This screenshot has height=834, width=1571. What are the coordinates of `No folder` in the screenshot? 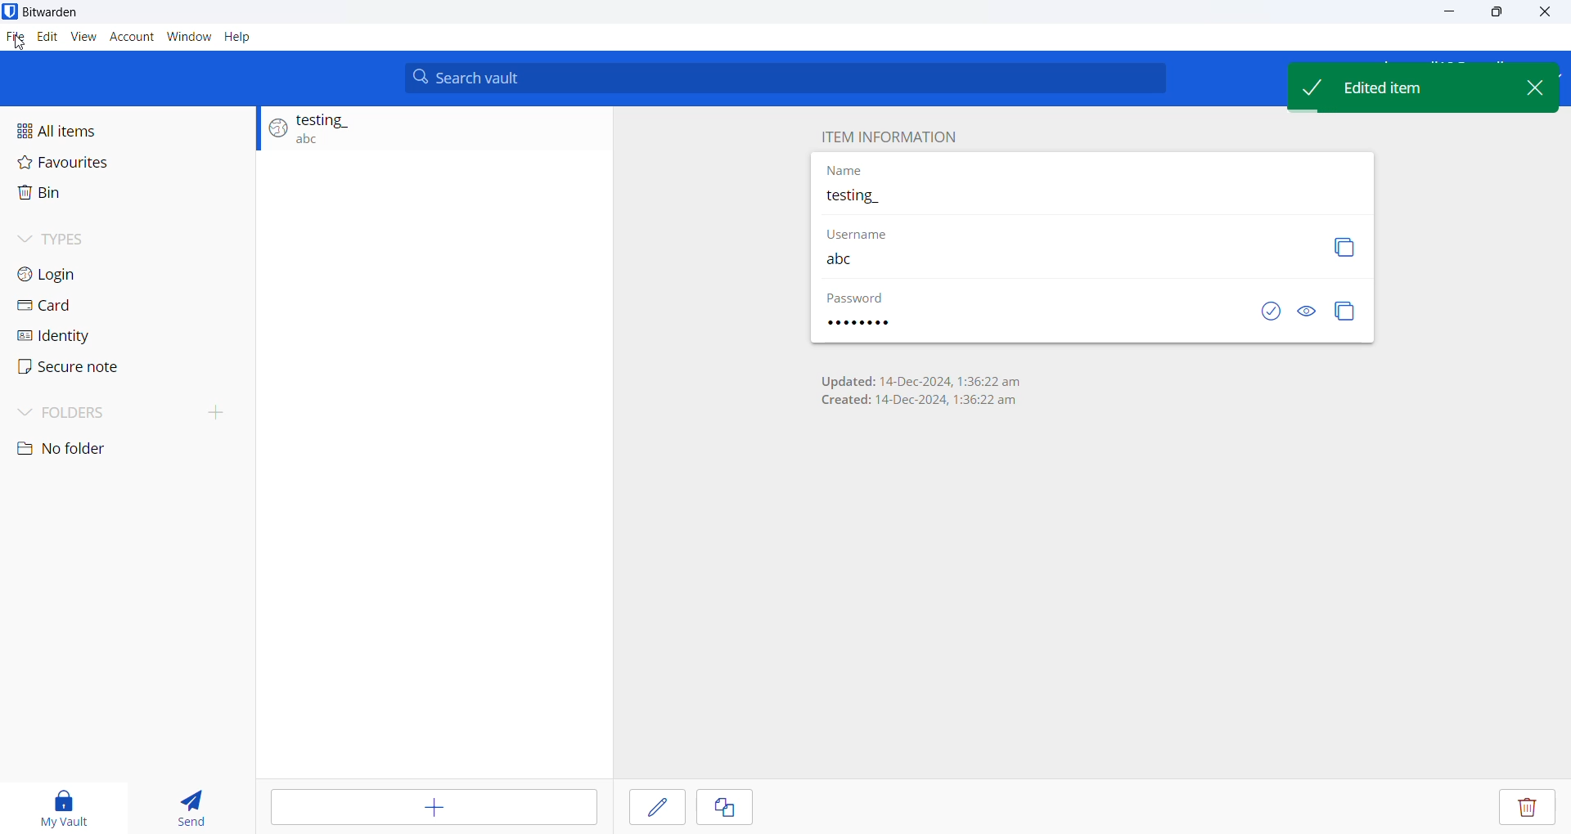 It's located at (81, 451).